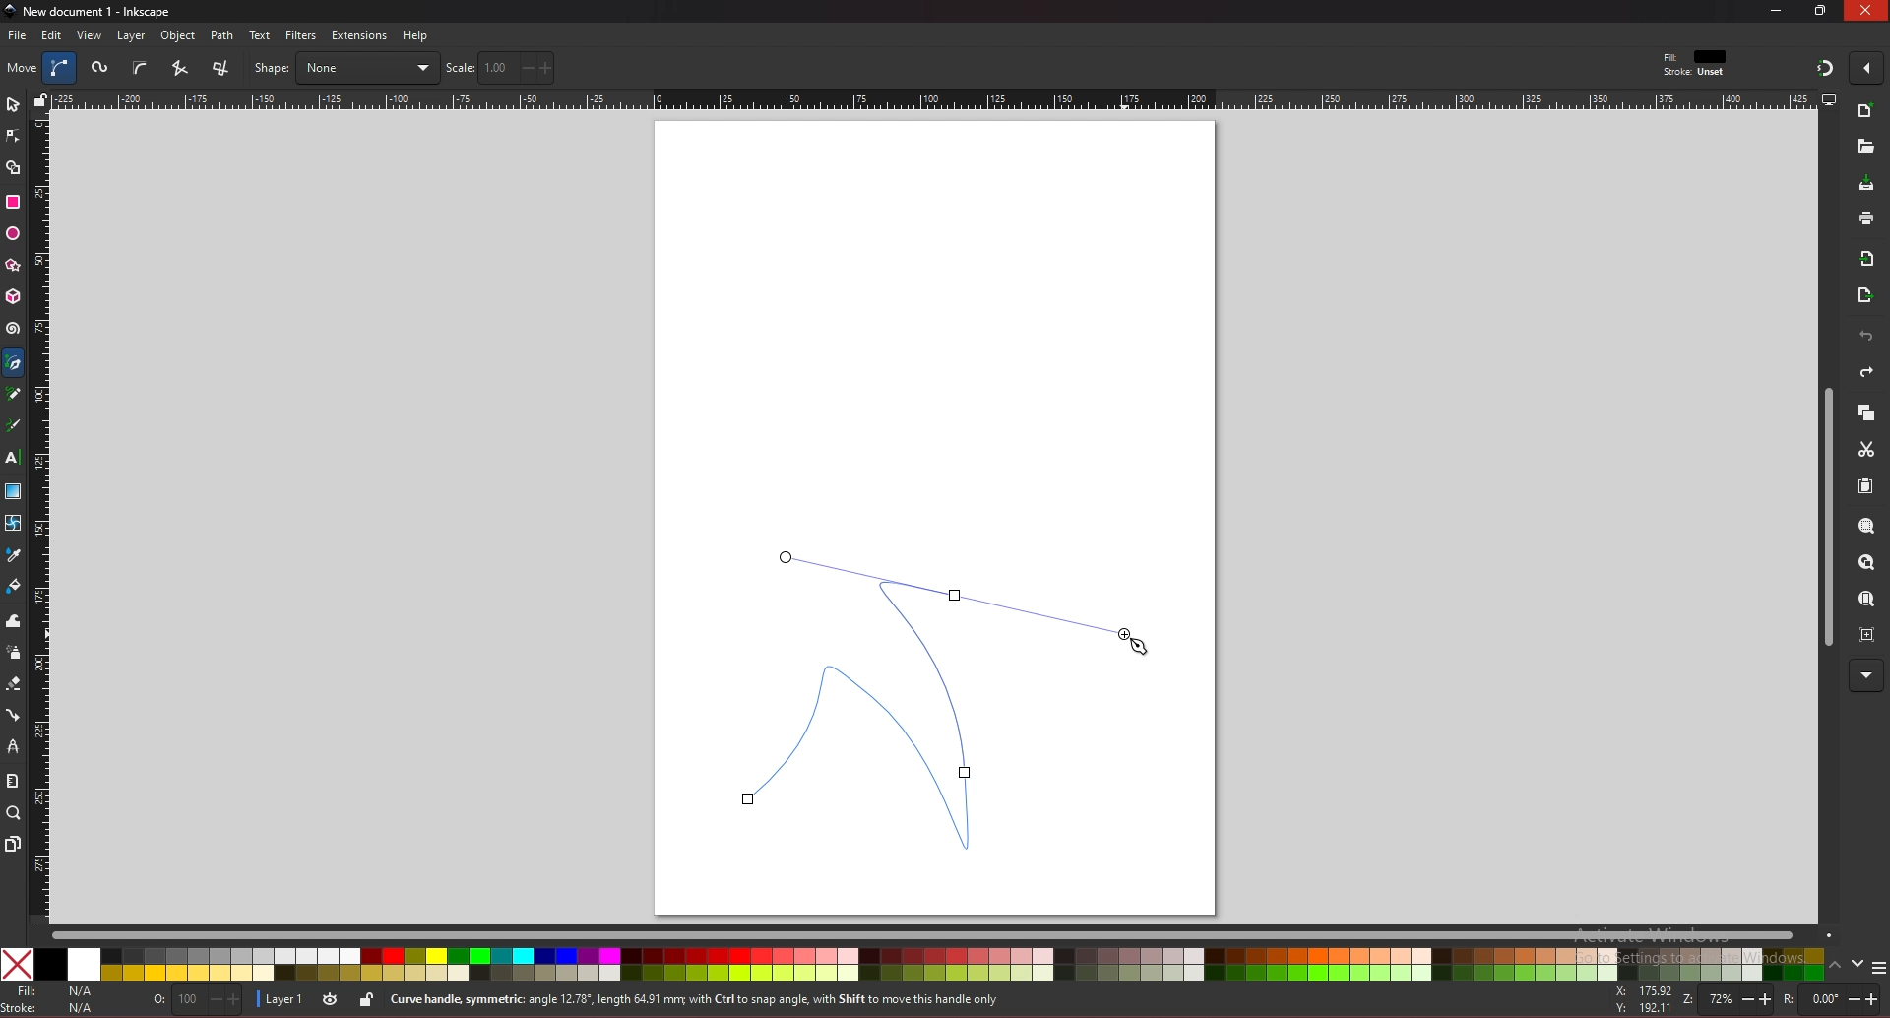 Image resolution: width=1890 pixels, height=1018 pixels. I want to click on zoom, so click(14, 812).